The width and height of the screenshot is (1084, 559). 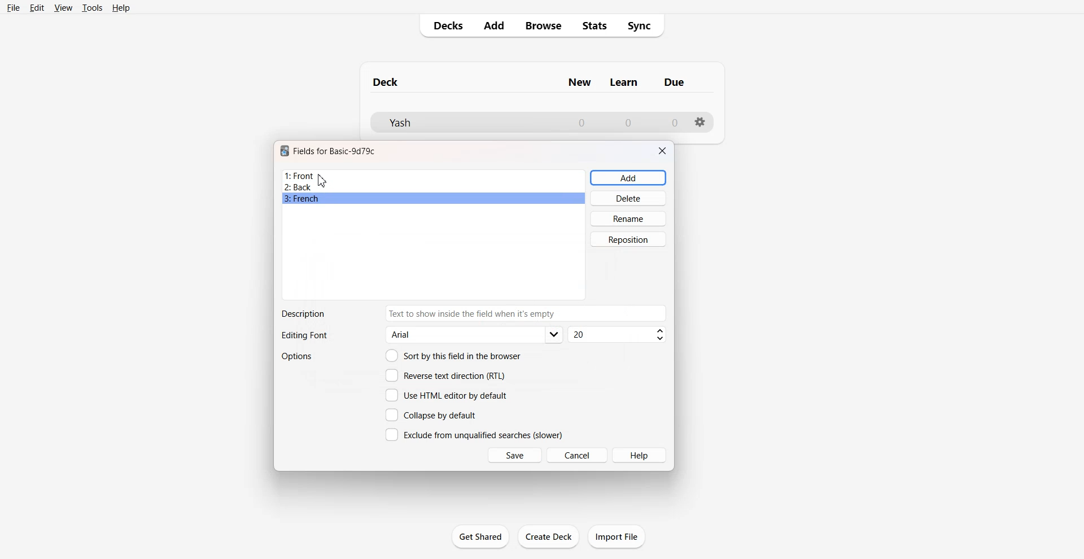 I want to click on Text, so click(x=304, y=336).